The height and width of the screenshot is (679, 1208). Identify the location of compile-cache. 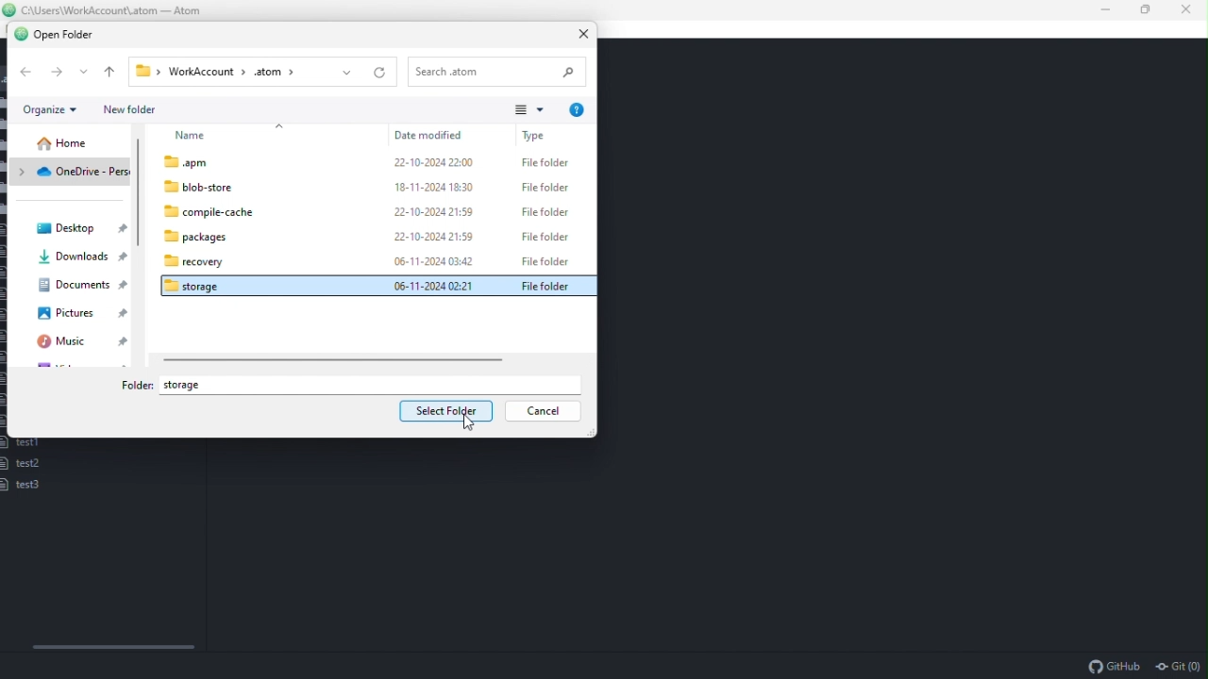
(368, 212).